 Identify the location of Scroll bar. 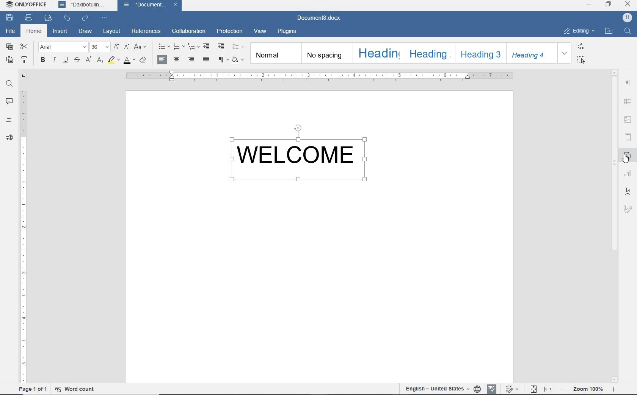
(613, 164).